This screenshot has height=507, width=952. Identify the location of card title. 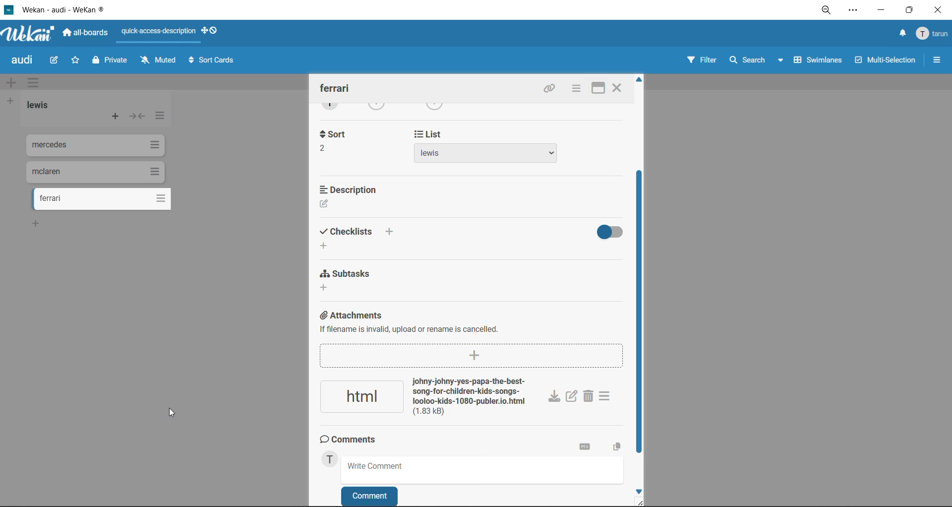
(338, 88).